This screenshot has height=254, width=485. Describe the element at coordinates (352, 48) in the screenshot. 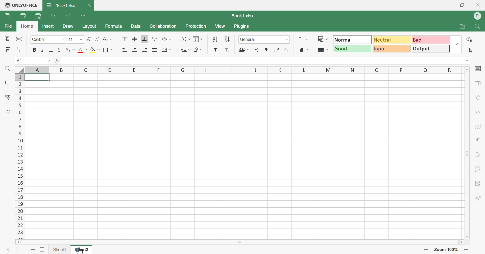

I see `Good` at that location.